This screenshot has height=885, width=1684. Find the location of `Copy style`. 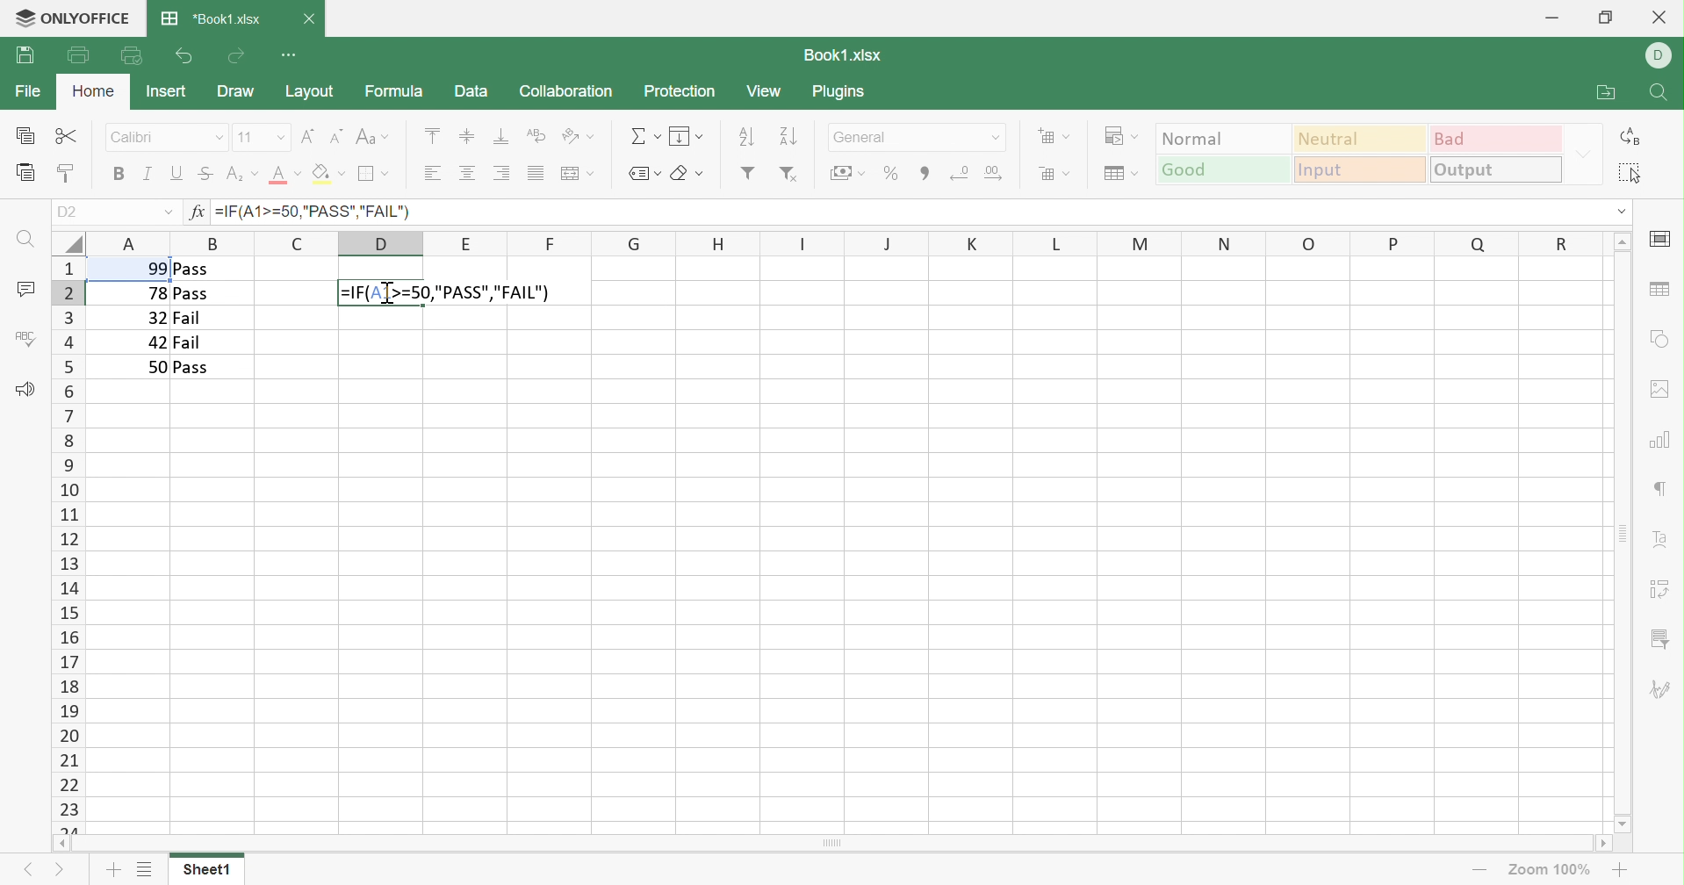

Copy style is located at coordinates (64, 175).